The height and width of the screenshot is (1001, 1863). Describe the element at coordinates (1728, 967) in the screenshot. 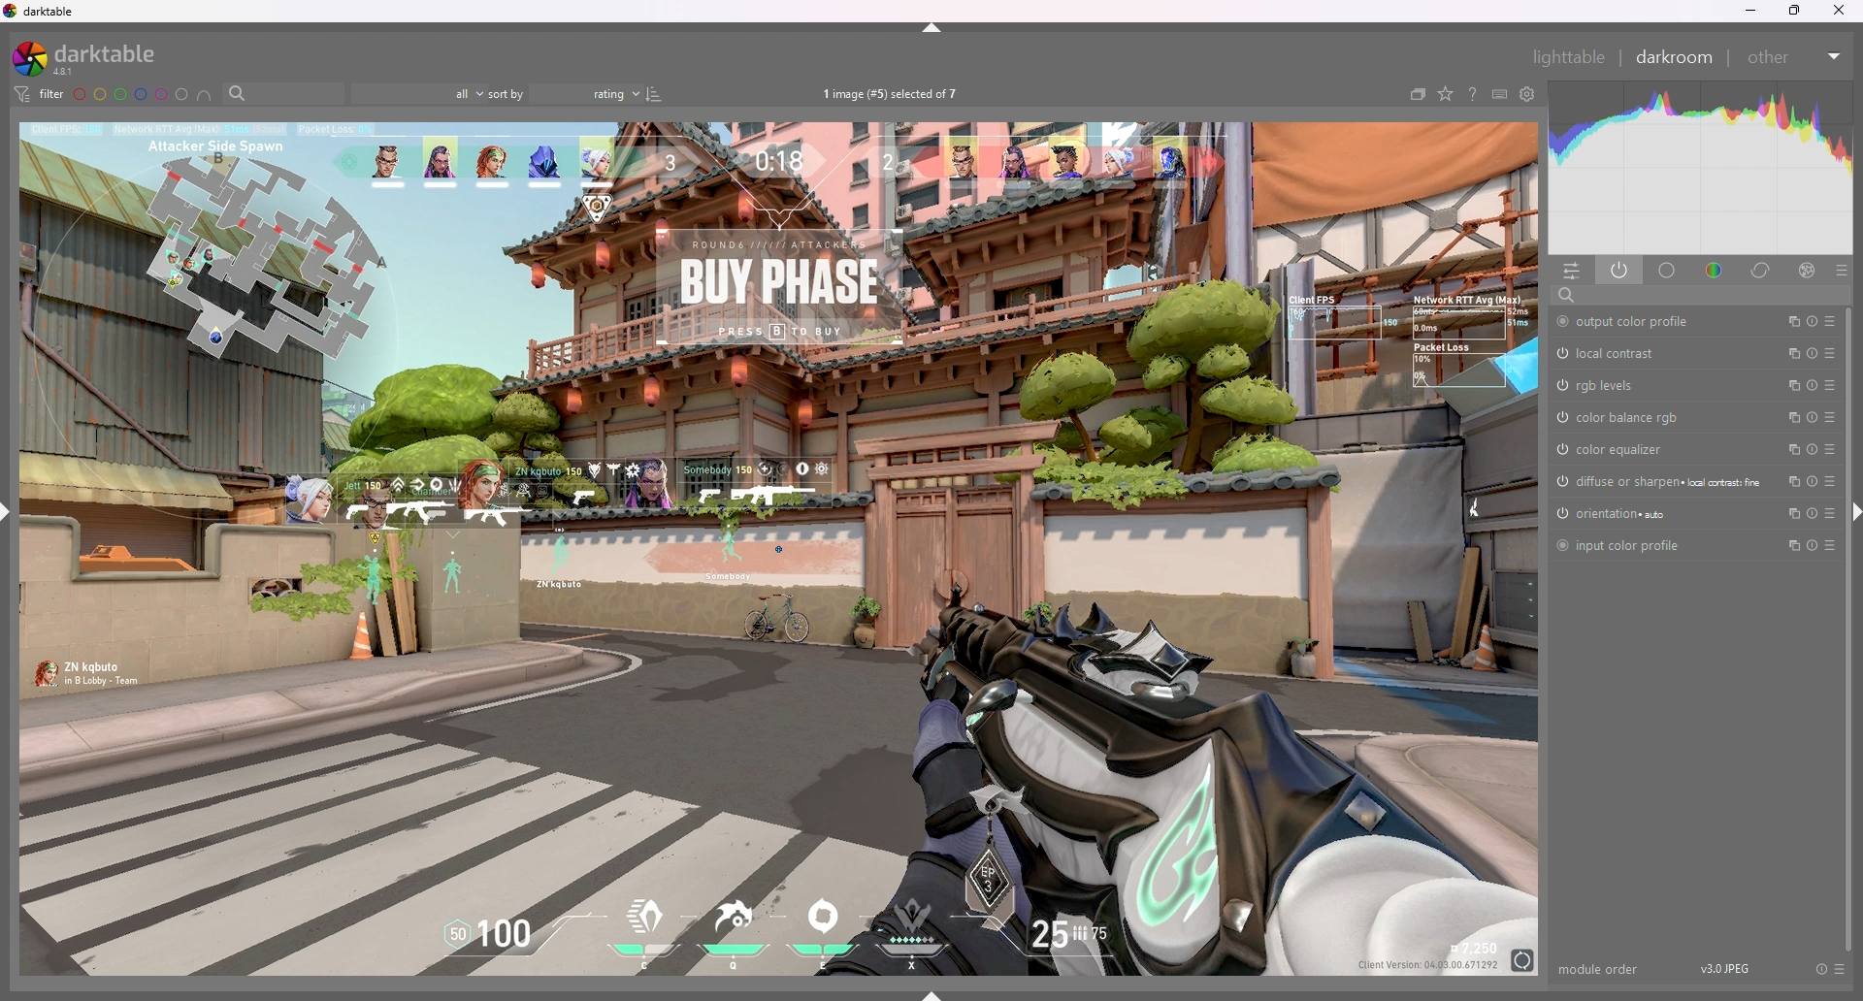

I see `version` at that location.